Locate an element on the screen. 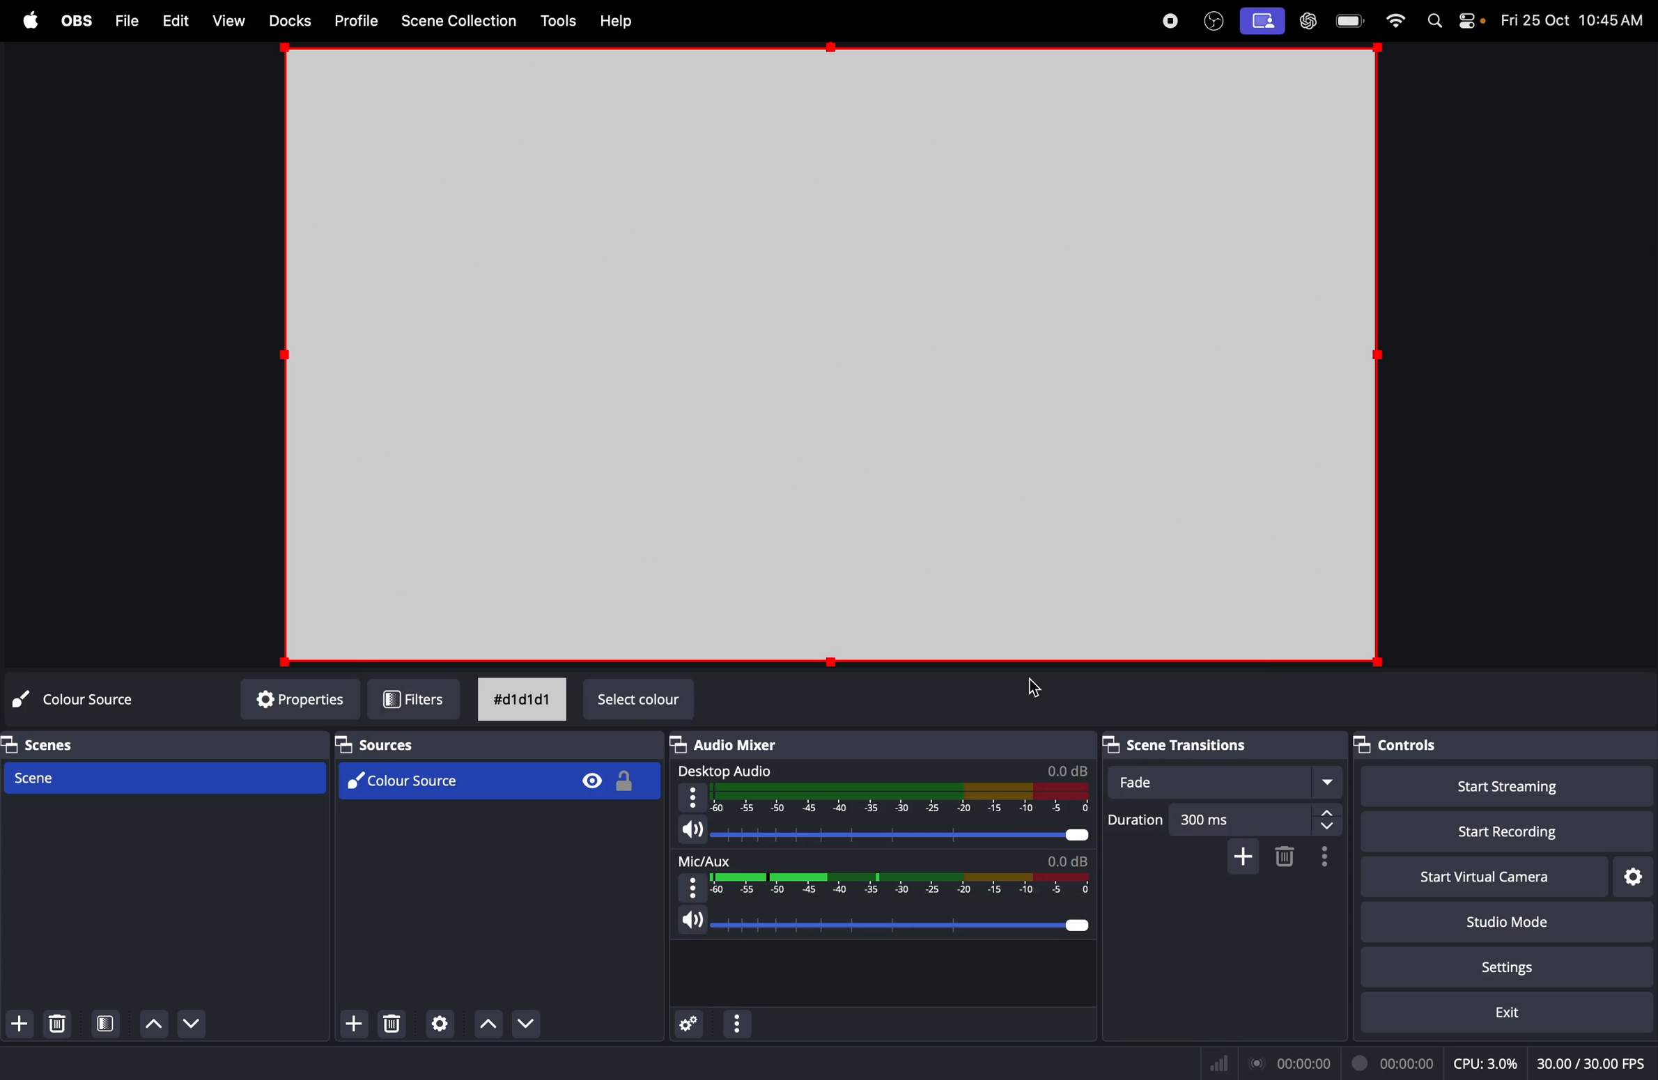 Image resolution: width=1658 pixels, height=1080 pixels. Move scene up is located at coordinates (199, 1027).